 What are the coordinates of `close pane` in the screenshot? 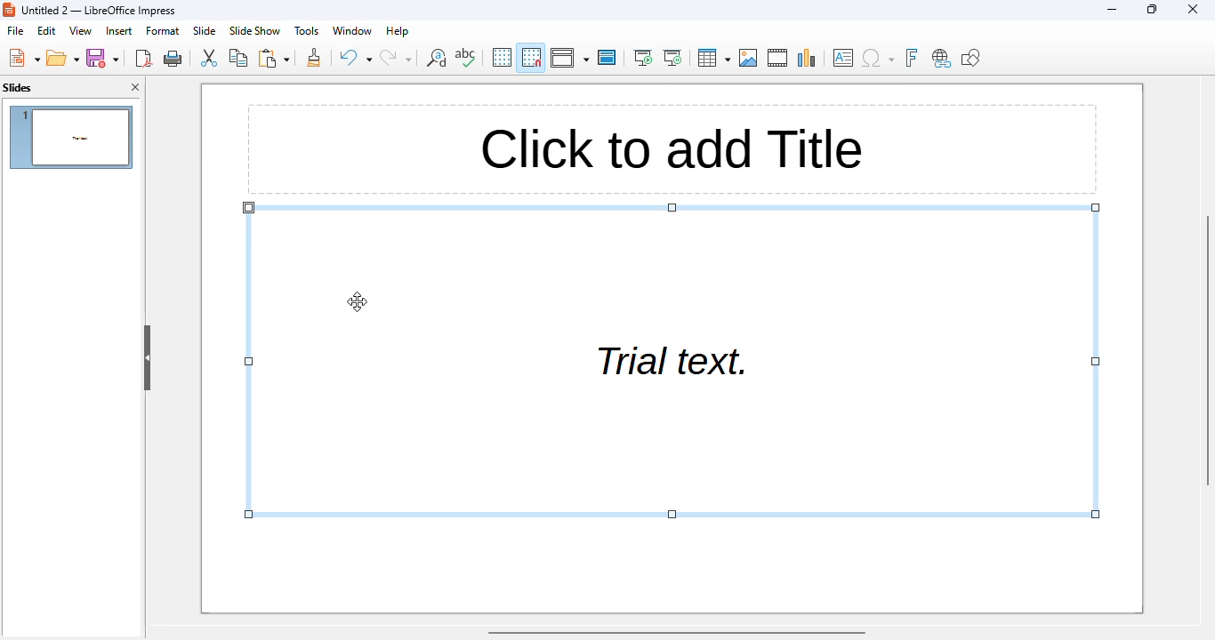 It's located at (135, 87).